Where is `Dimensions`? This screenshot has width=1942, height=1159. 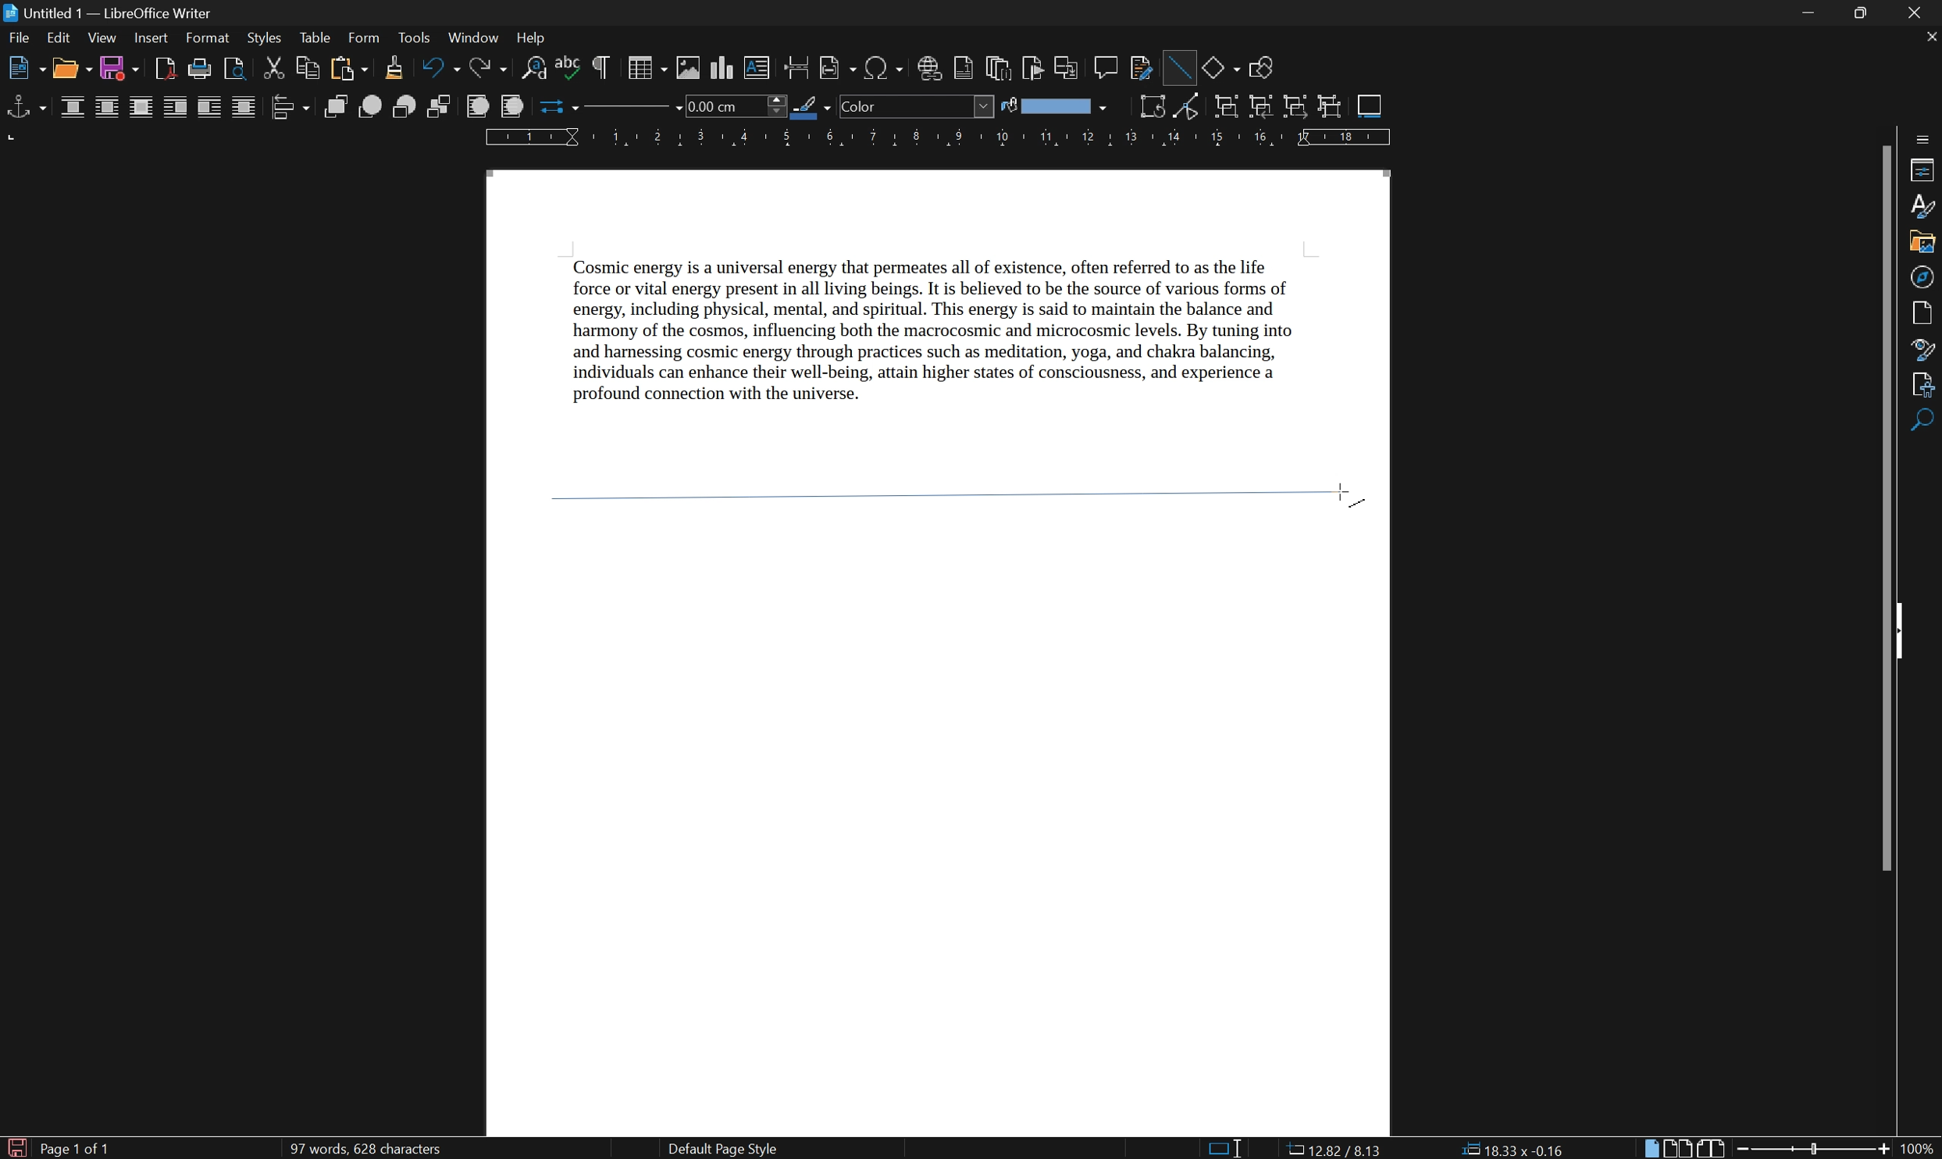
Dimensions is located at coordinates (1513, 1148).